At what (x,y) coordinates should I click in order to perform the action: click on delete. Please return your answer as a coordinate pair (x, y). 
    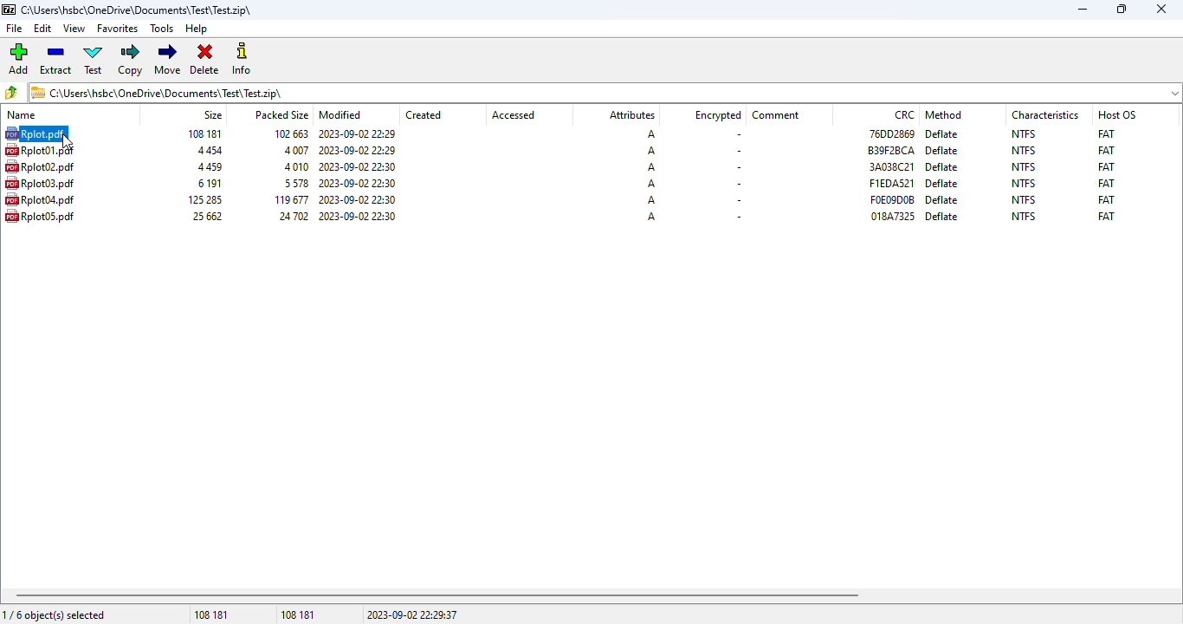
    Looking at the image, I should click on (204, 60).